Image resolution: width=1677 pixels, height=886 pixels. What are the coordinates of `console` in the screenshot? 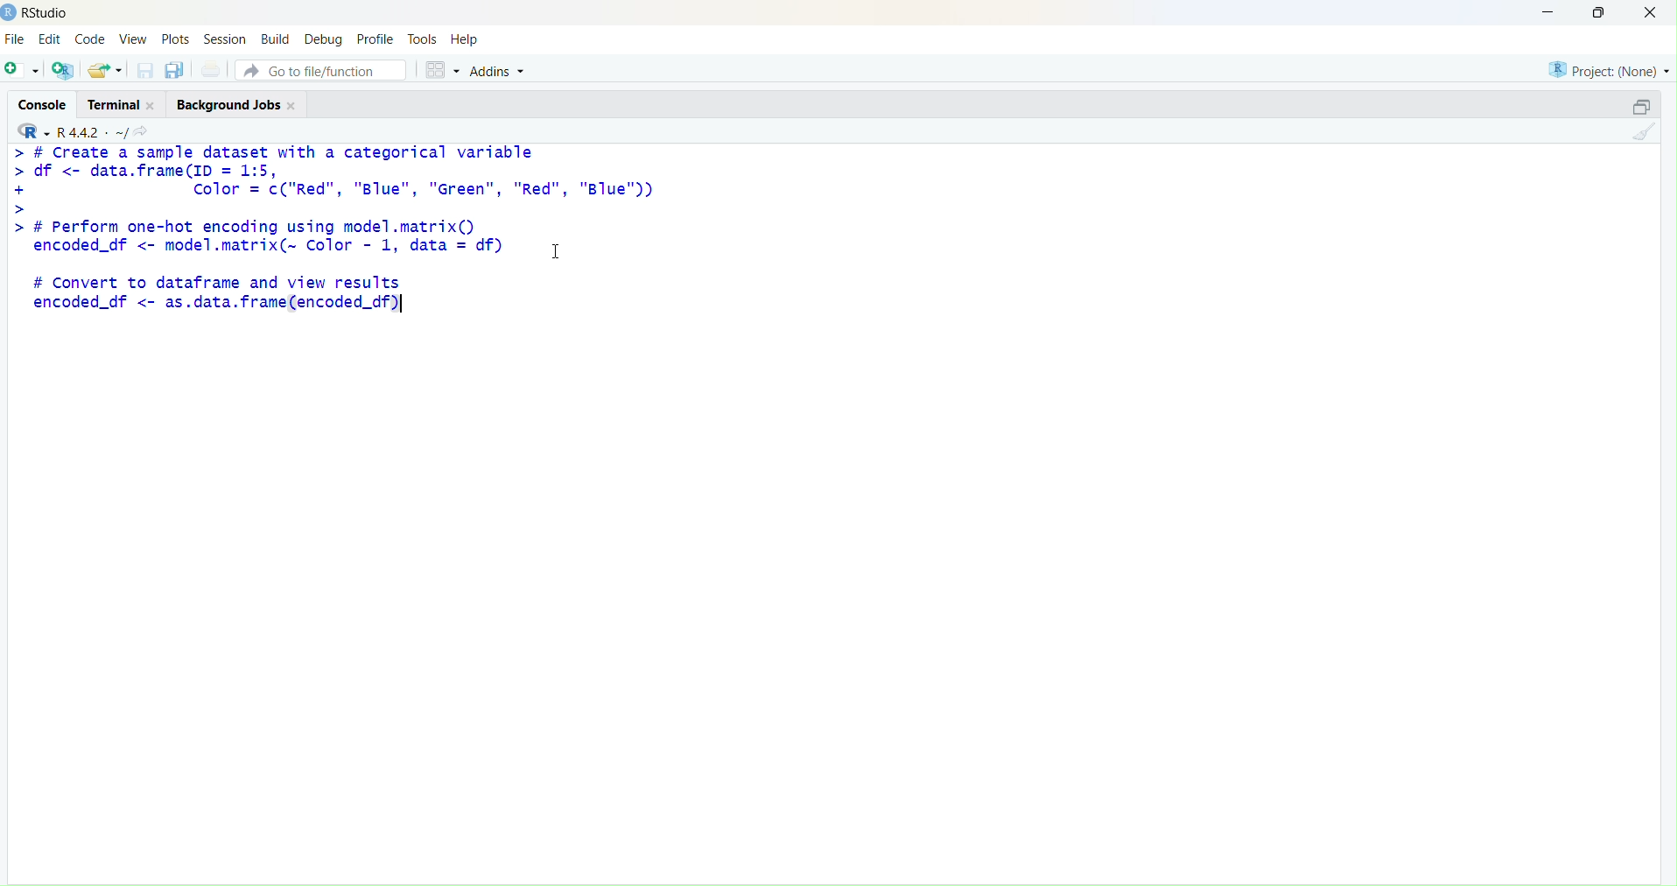 It's located at (45, 106).